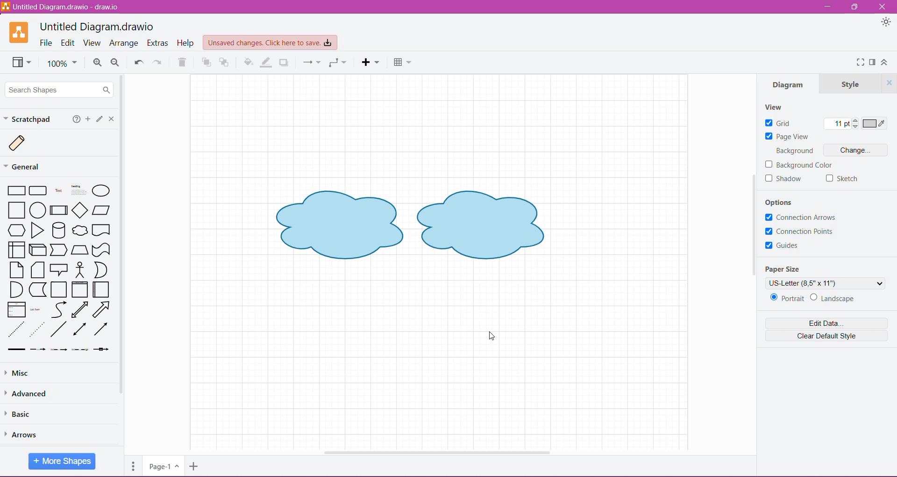  I want to click on View, so click(92, 42).